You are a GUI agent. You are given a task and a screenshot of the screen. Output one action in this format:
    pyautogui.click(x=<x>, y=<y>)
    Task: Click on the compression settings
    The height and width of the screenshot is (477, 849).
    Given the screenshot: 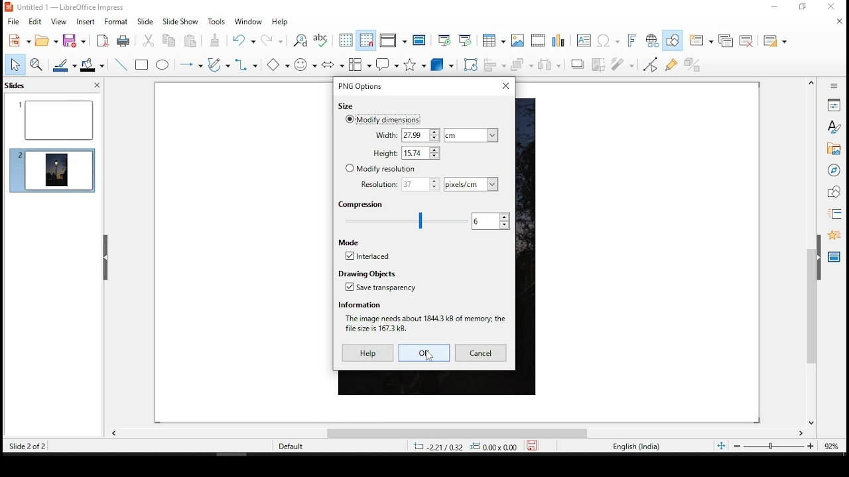 What is the action you would take?
    pyautogui.click(x=490, y=221)
    